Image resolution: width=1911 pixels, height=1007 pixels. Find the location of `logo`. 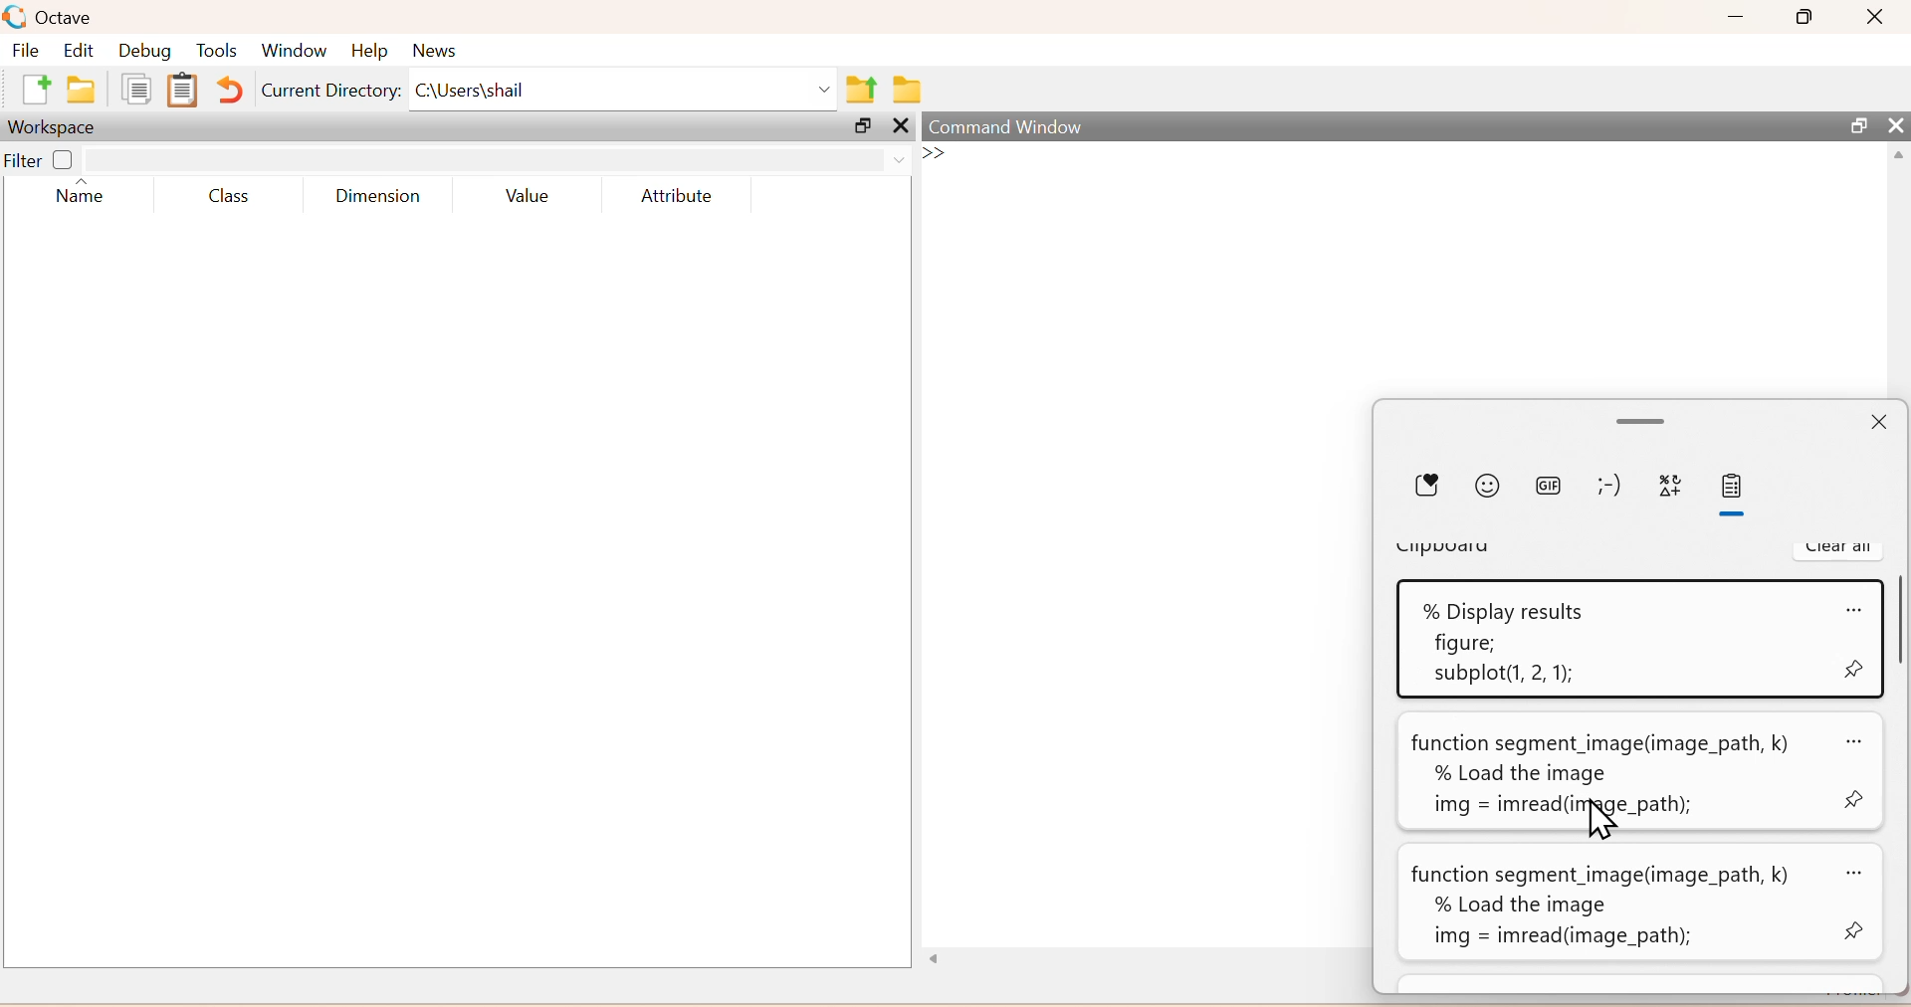

logo is located at coordinates (16, 17).